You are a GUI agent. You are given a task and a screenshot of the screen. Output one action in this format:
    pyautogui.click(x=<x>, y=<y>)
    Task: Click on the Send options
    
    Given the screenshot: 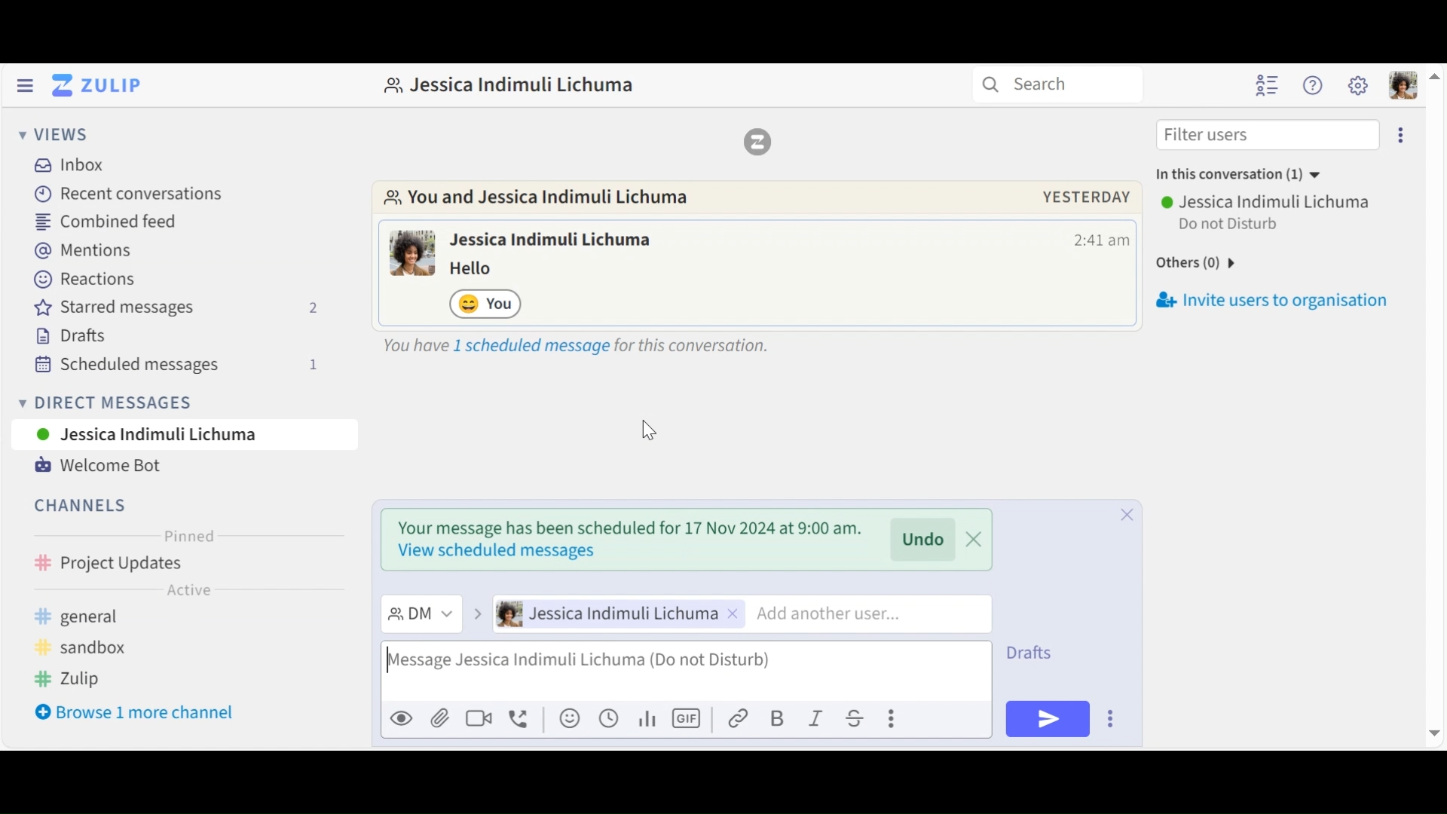 What is the action you would take?
    pyautogui.click(x=1110, y=719)
    